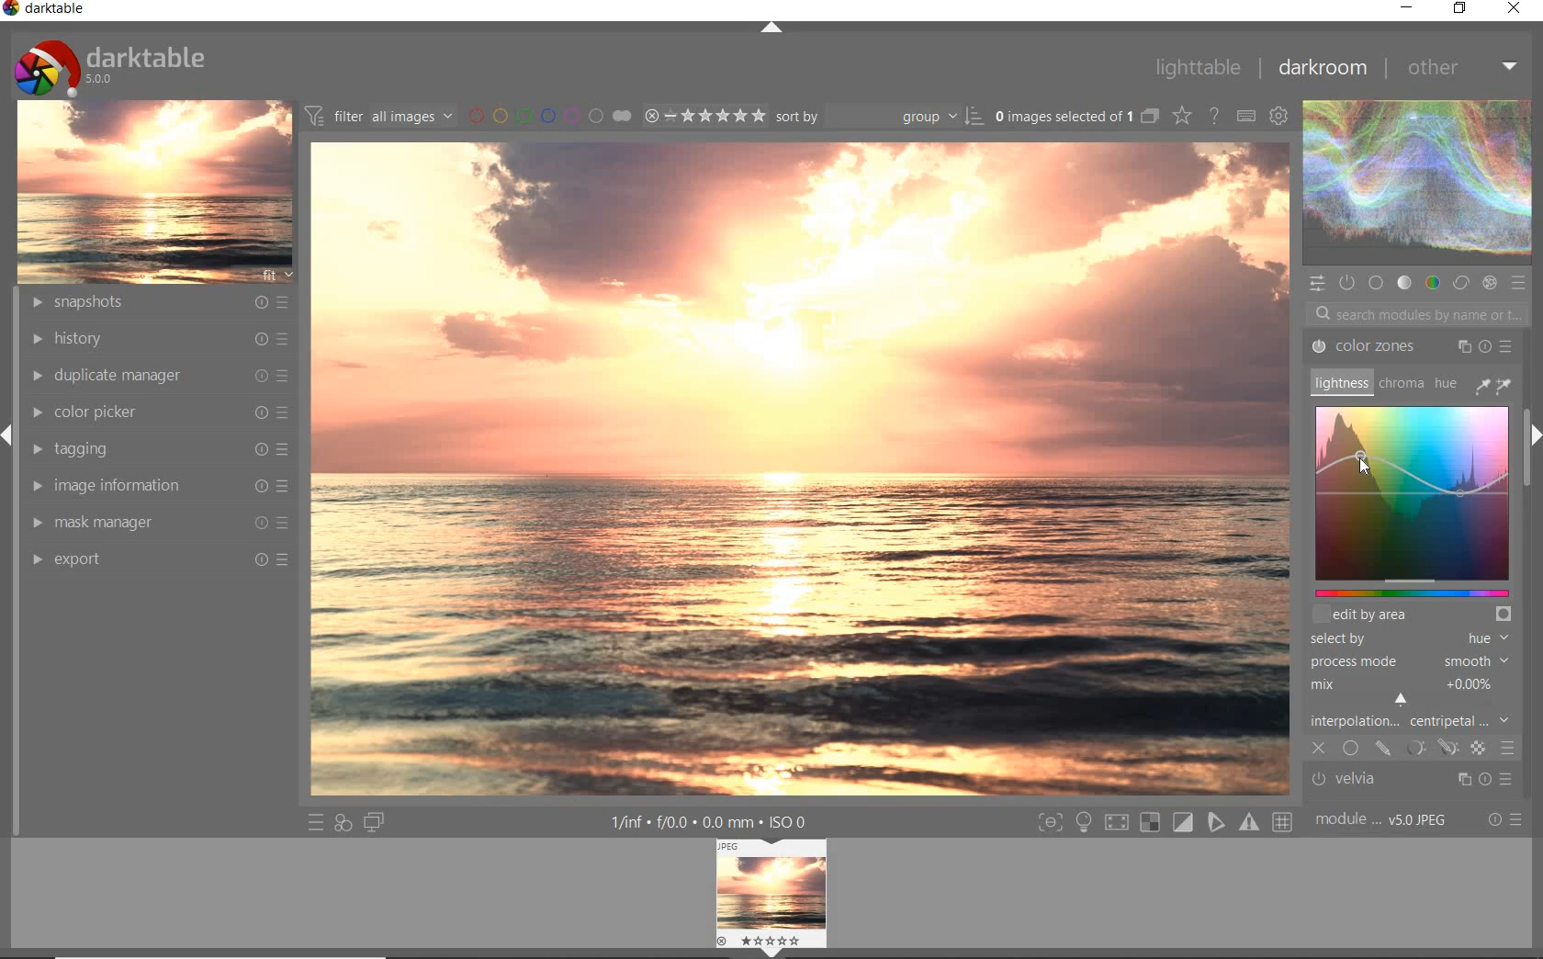 The width and height of the screenshot is (1543, 959). What do you see at coordinates (801, 470) in the screenshot?
I see `luminance of reds in a sunset INCREASED` at bounding box center [801, 470].